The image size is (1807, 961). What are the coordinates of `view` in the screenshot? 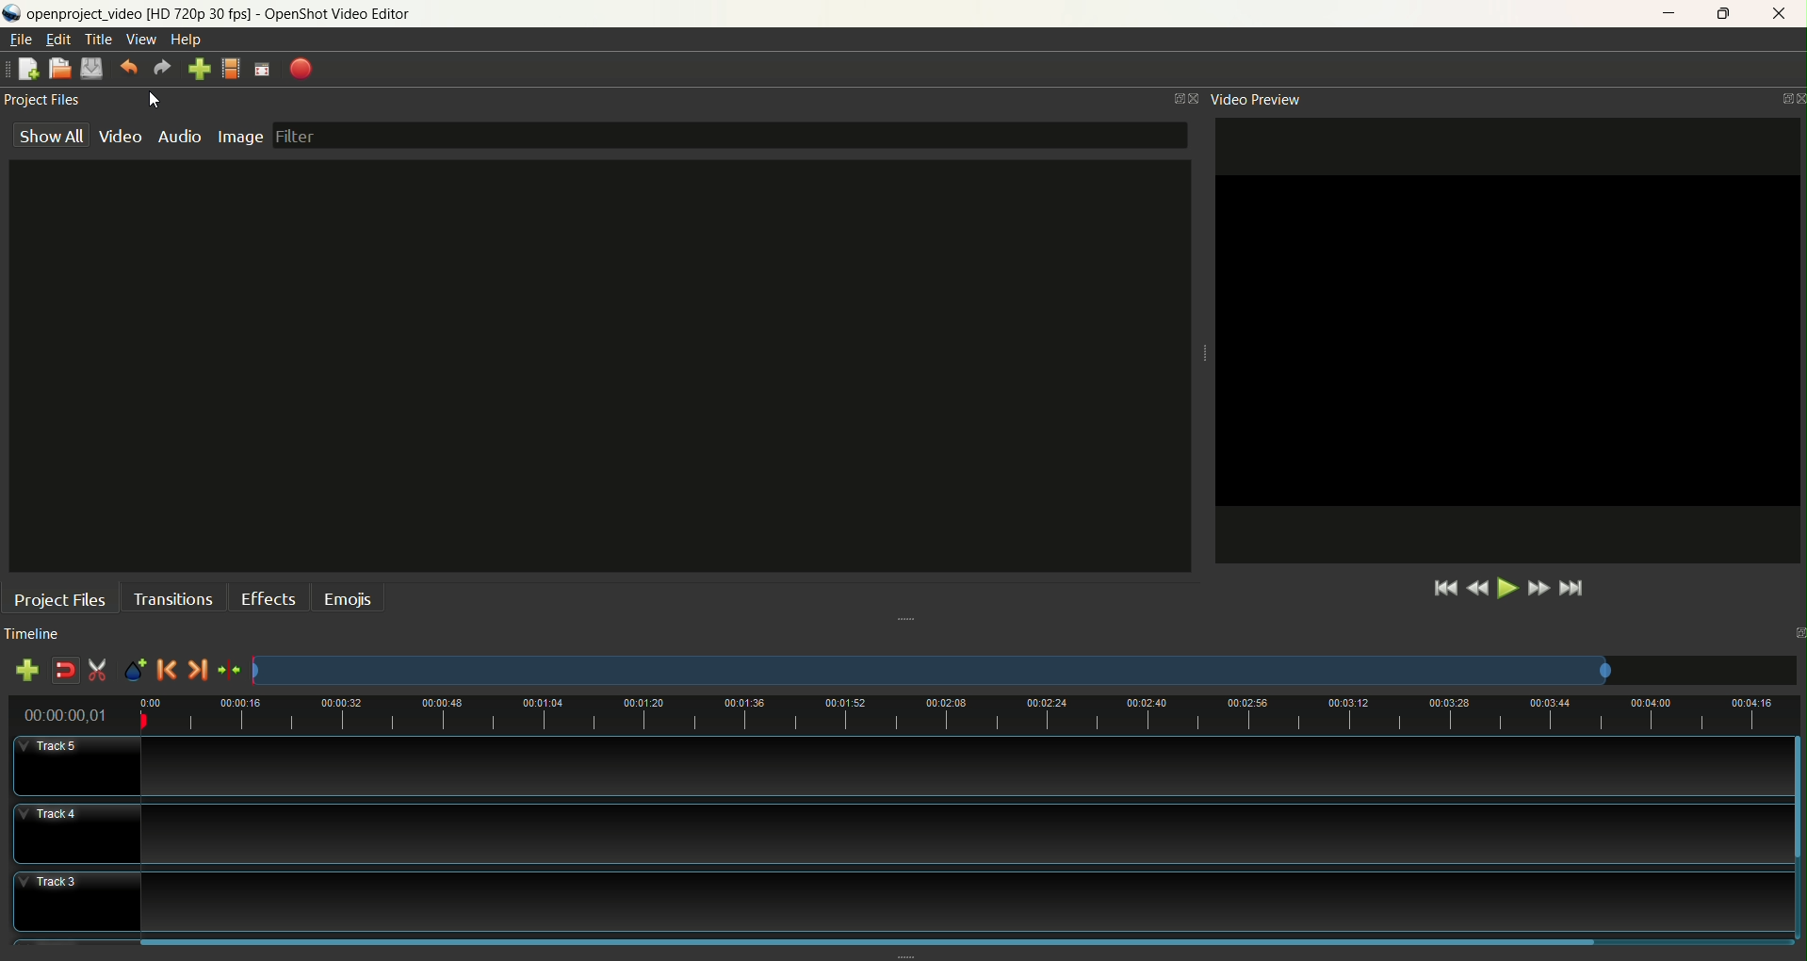 It's located at (142, 40).